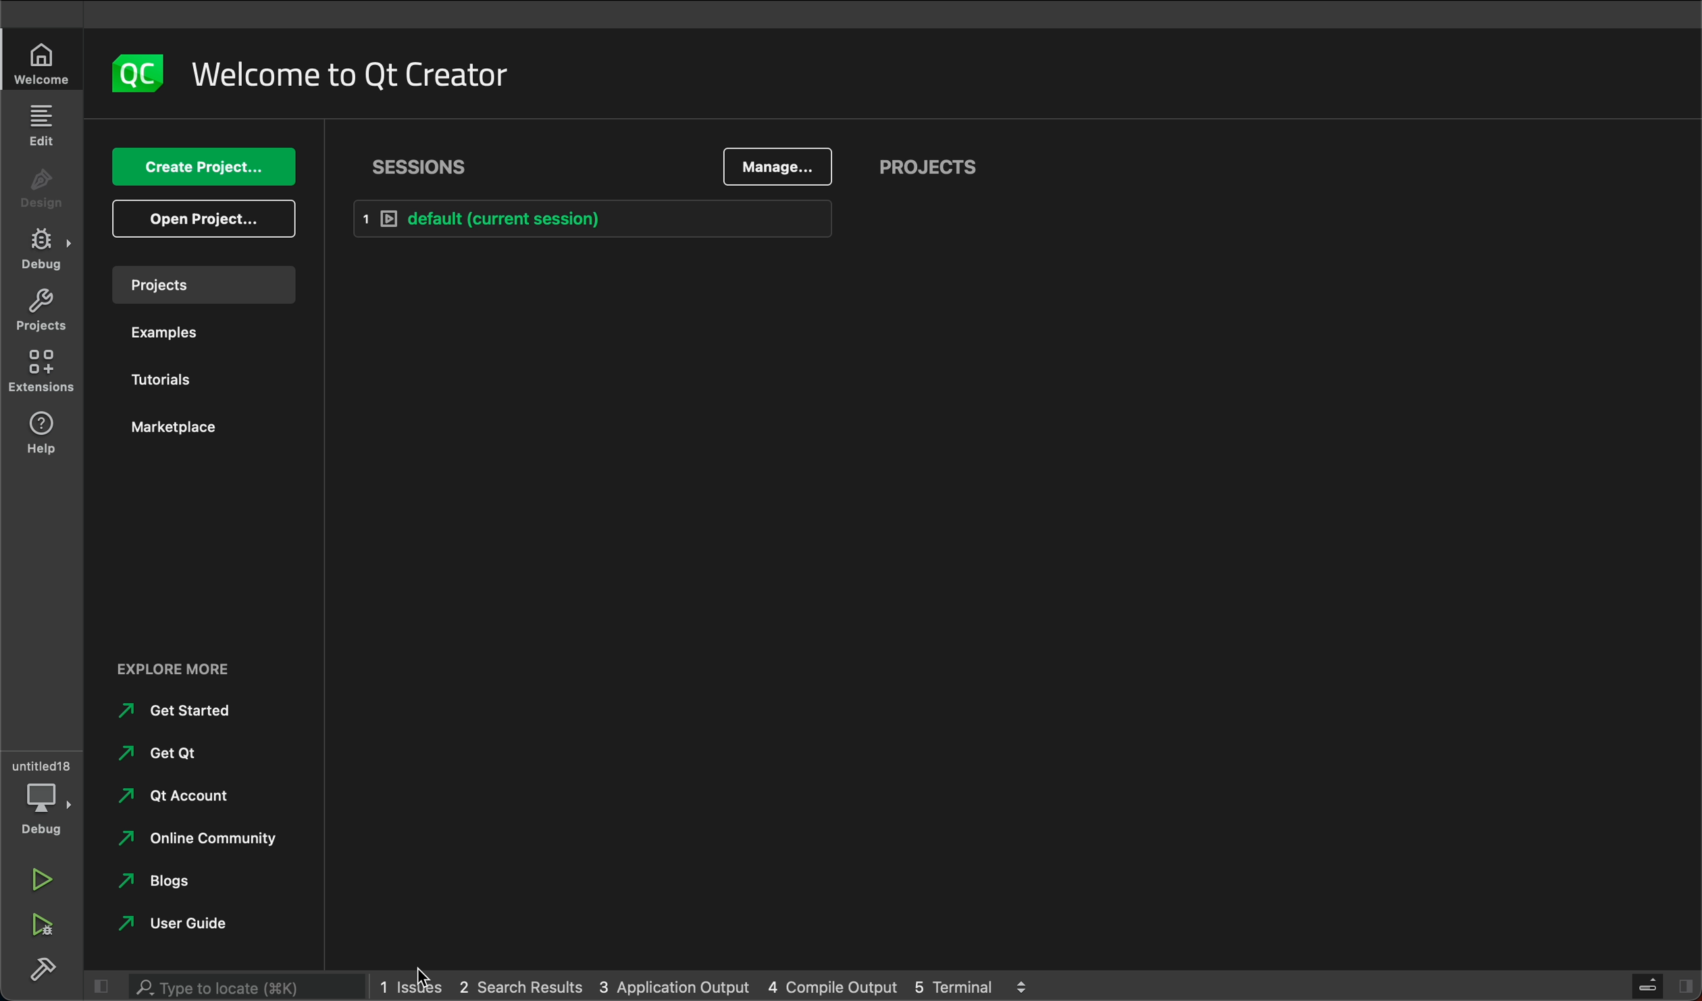 This screenshot has width=1702, height=1001. What do you see at coordinates (779, 167) in the screenshot?
I see `manage` at bounding box center [779, 167].